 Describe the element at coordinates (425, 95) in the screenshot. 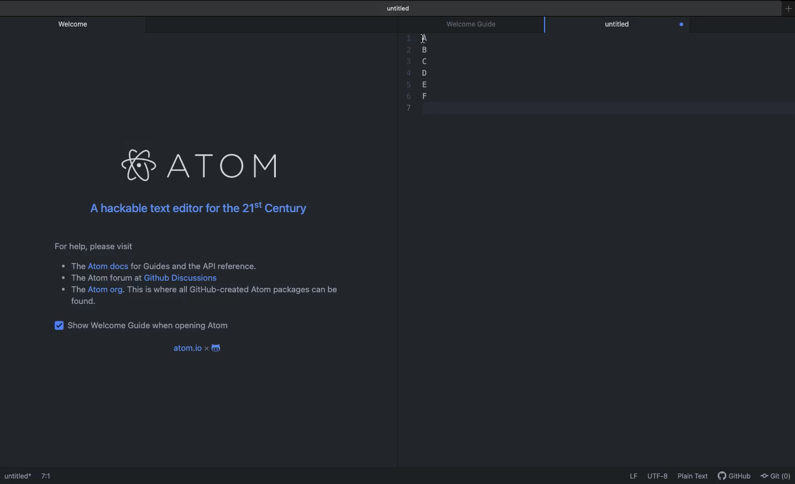

I see `f` at that location.